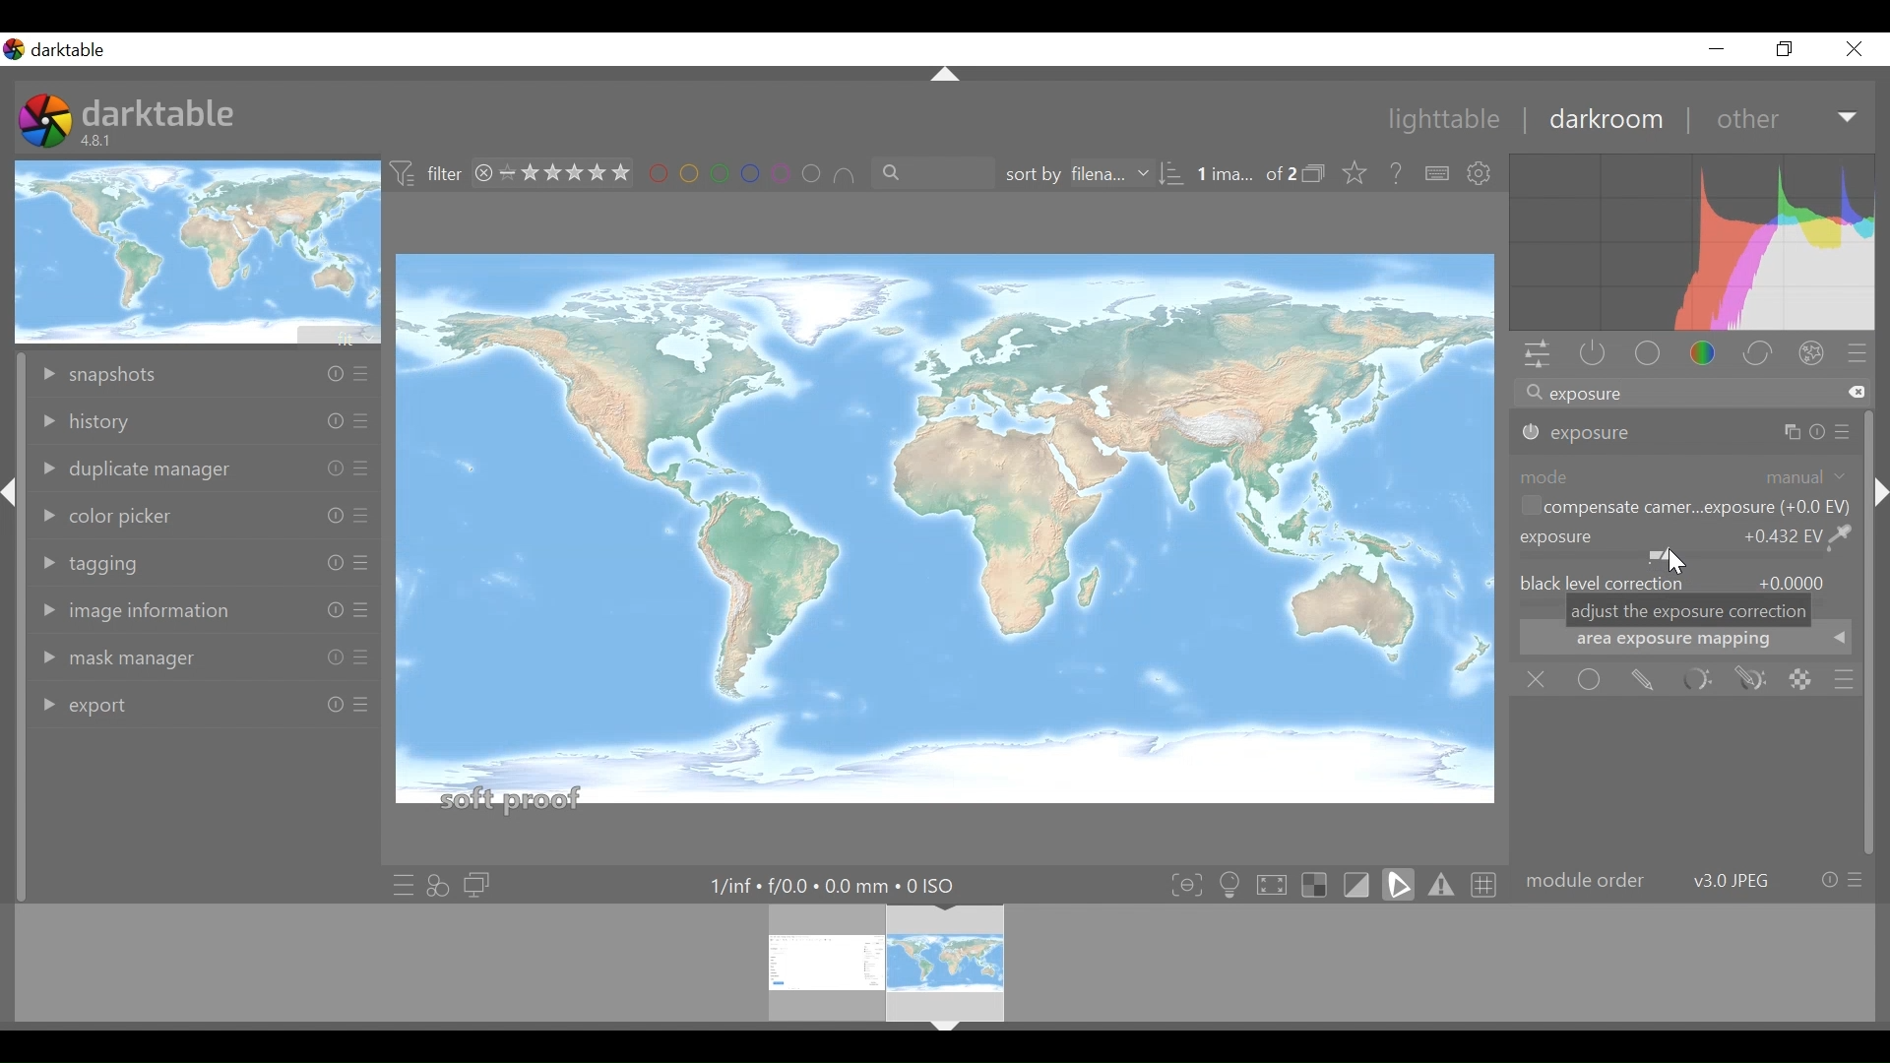  I want to click on show global preferences, so click(1481, 174).